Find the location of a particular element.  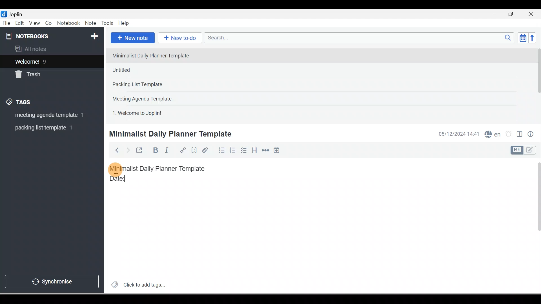

Back is located at coordinates (114, 150).